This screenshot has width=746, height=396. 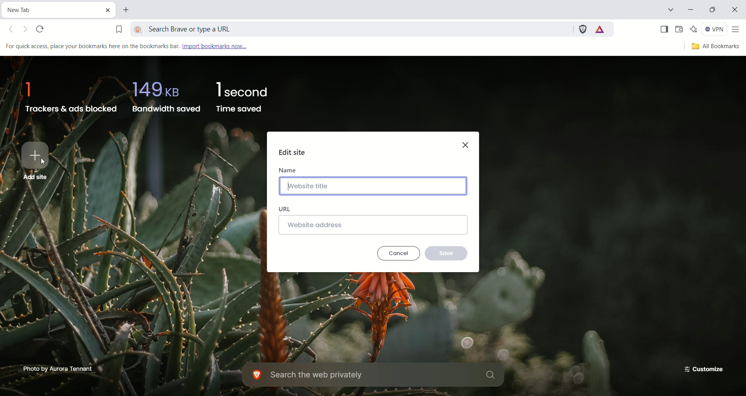 I want to click on website address, so click(x=373, y=225).